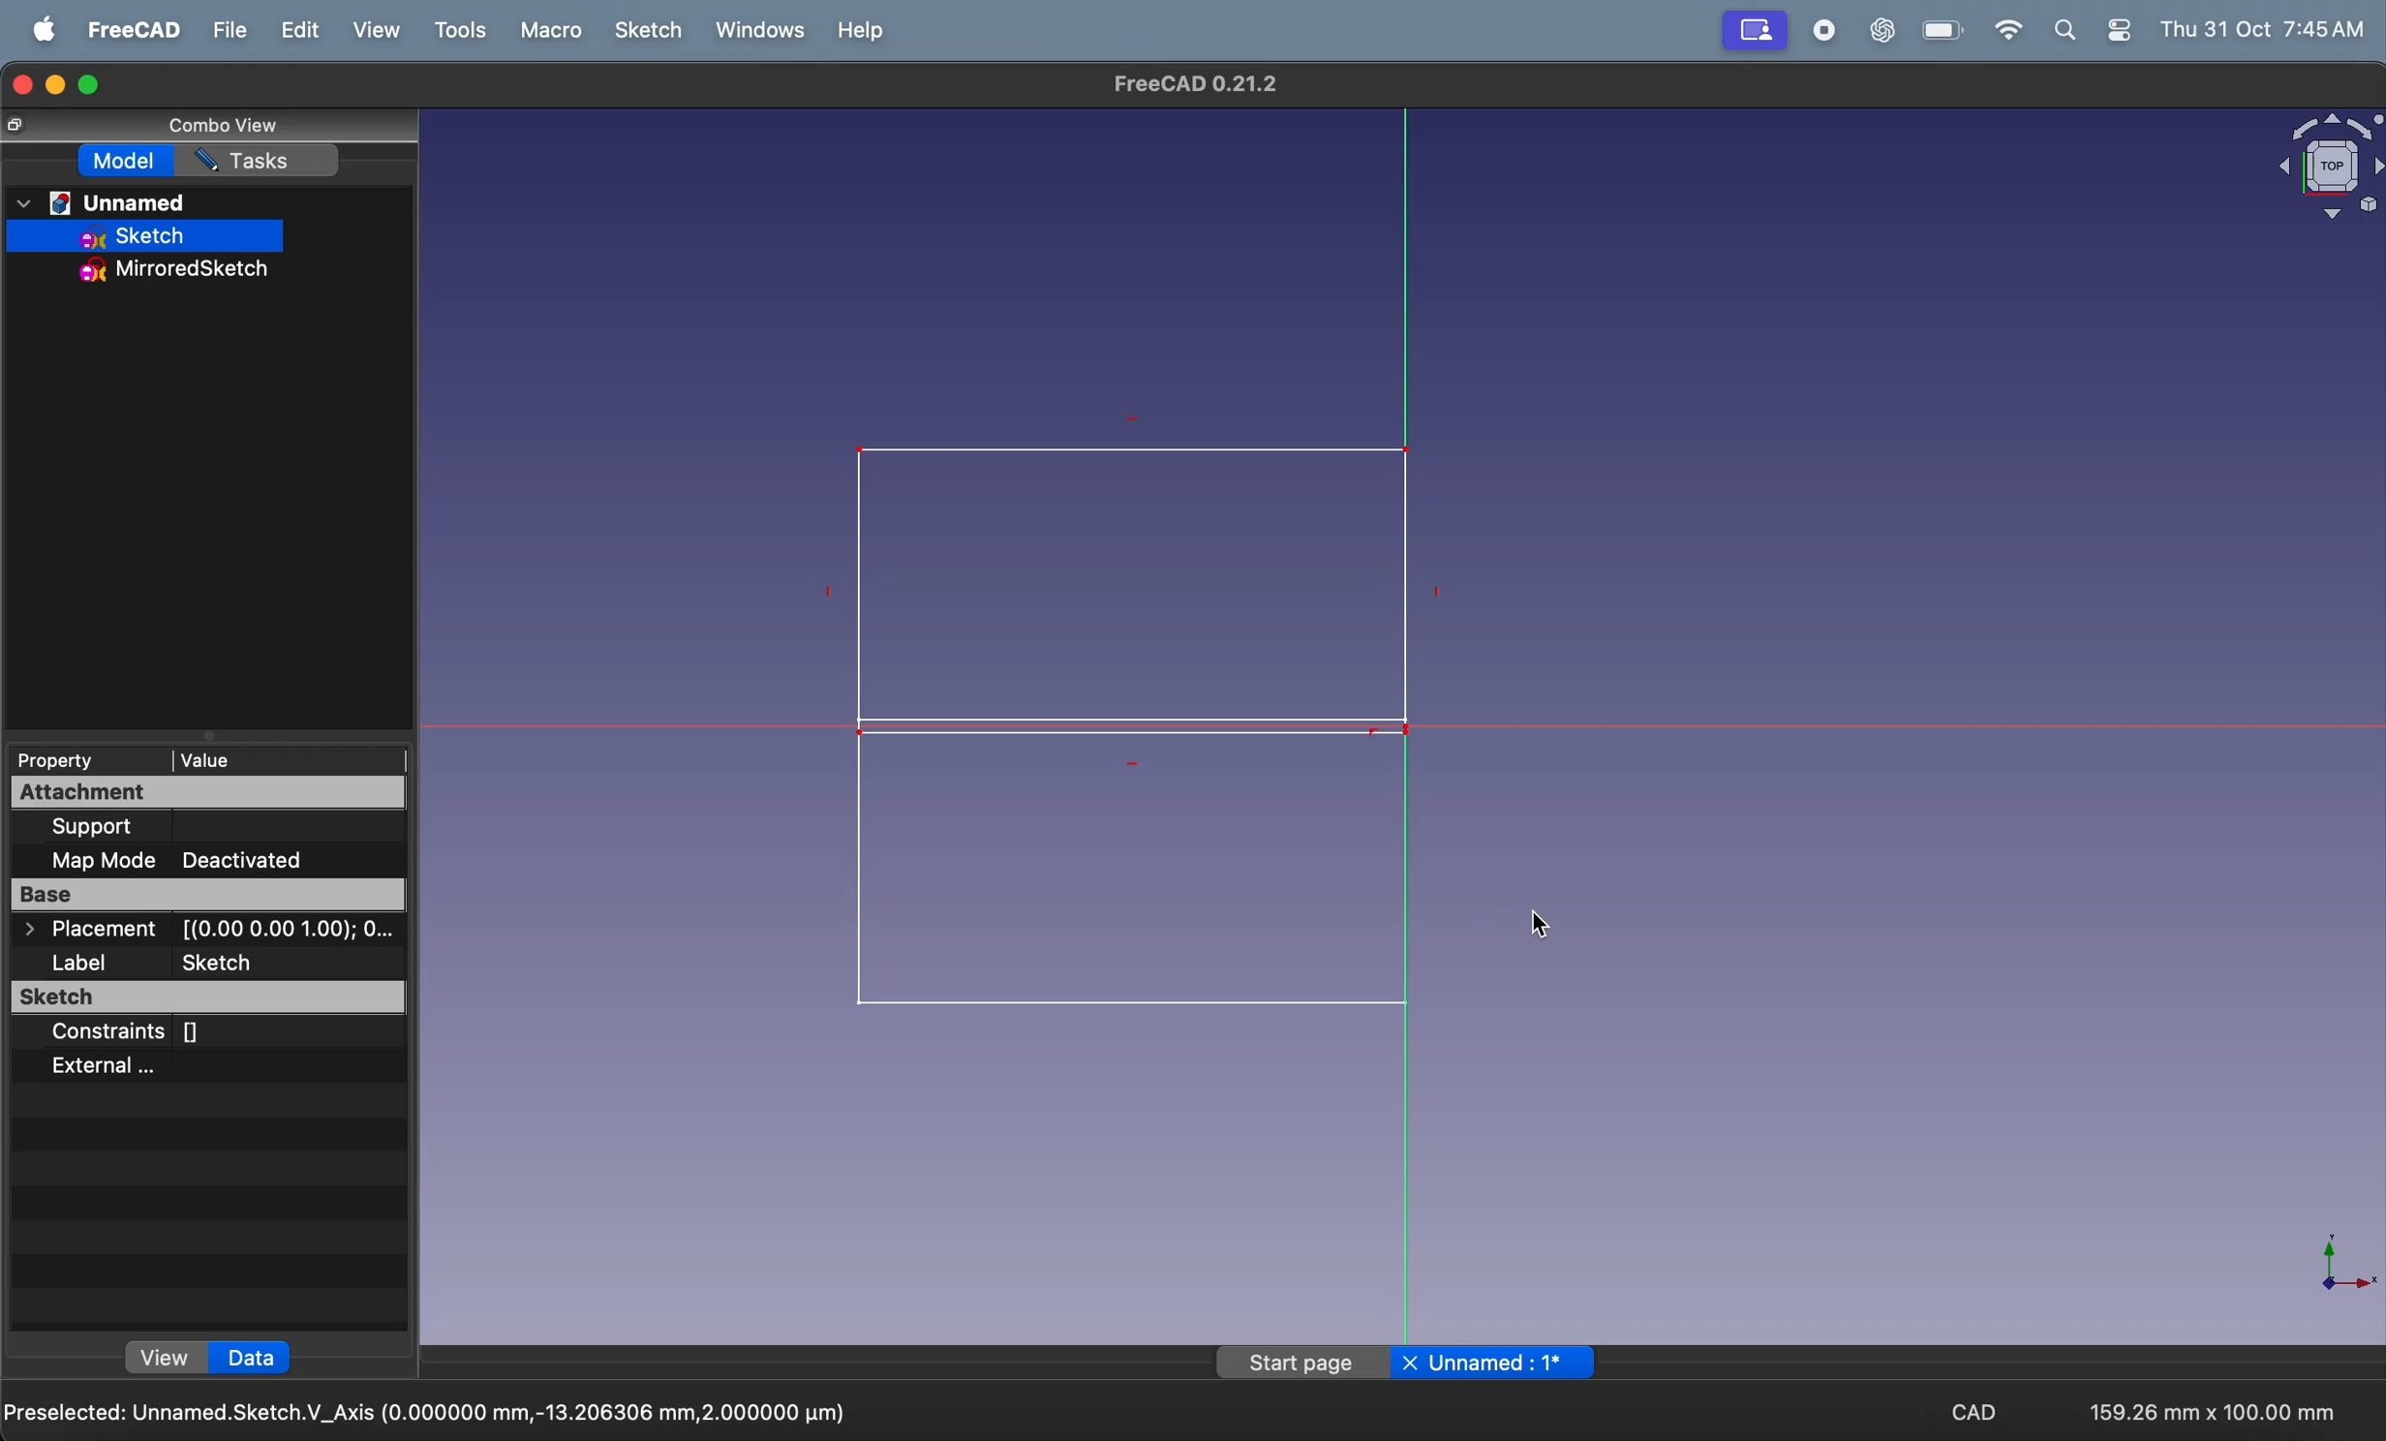 The image size is (2386, 1441). I want to click on constraints, so click(203, 1034).